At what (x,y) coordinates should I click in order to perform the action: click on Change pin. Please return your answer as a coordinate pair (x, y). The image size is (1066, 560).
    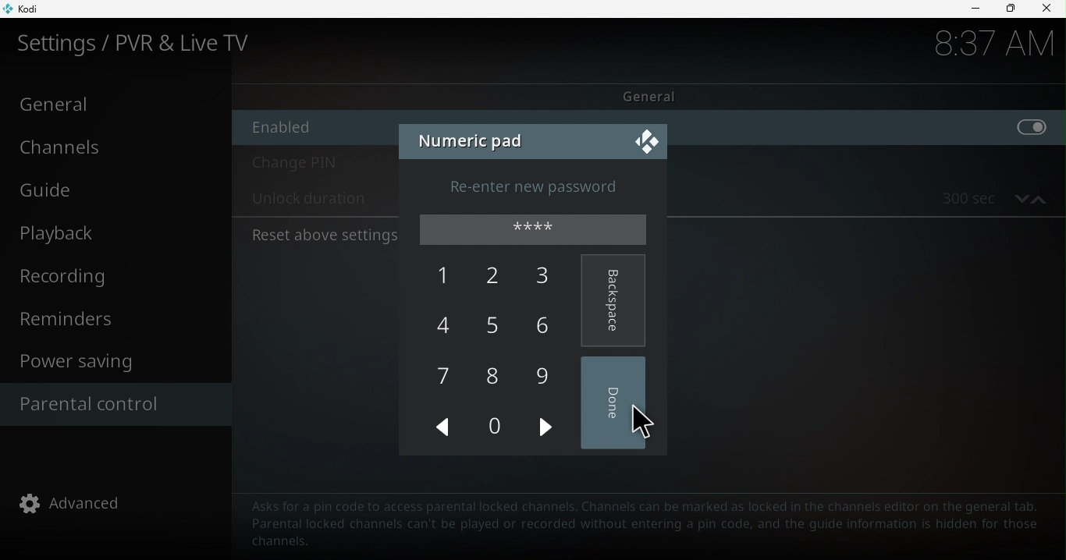
    Looking at the image, I should click on (316, 165).